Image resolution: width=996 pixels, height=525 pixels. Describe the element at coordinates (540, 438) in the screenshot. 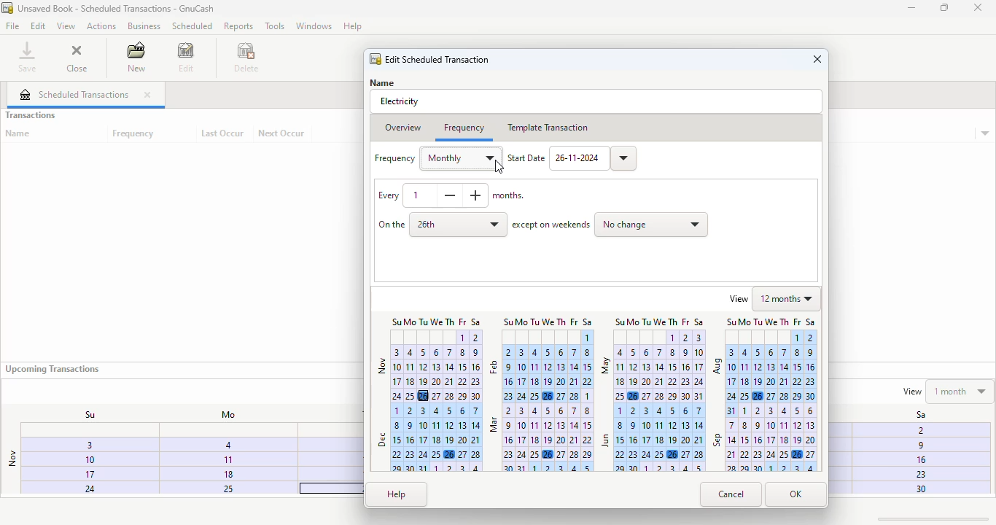

I see `march calendar` at that location.